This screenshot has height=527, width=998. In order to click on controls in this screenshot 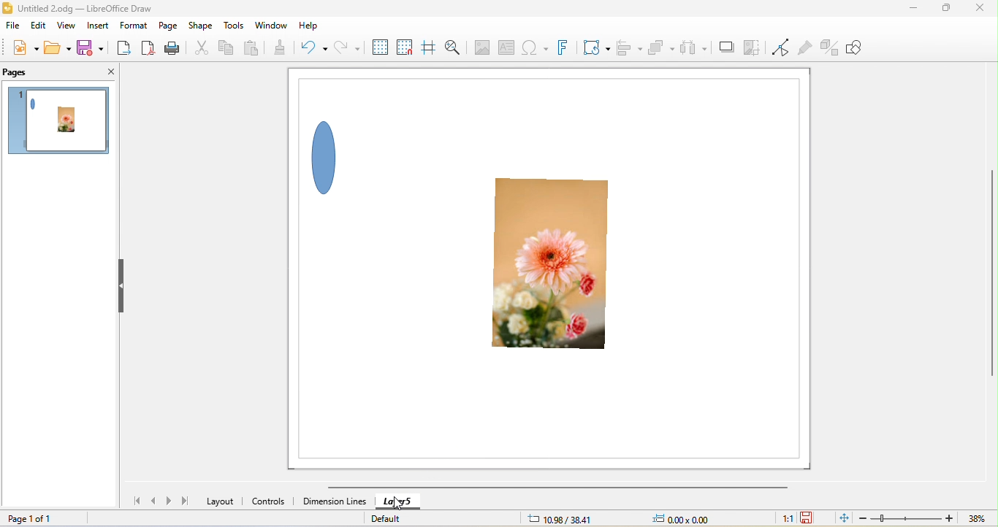, I will do `click(270, 502)`.